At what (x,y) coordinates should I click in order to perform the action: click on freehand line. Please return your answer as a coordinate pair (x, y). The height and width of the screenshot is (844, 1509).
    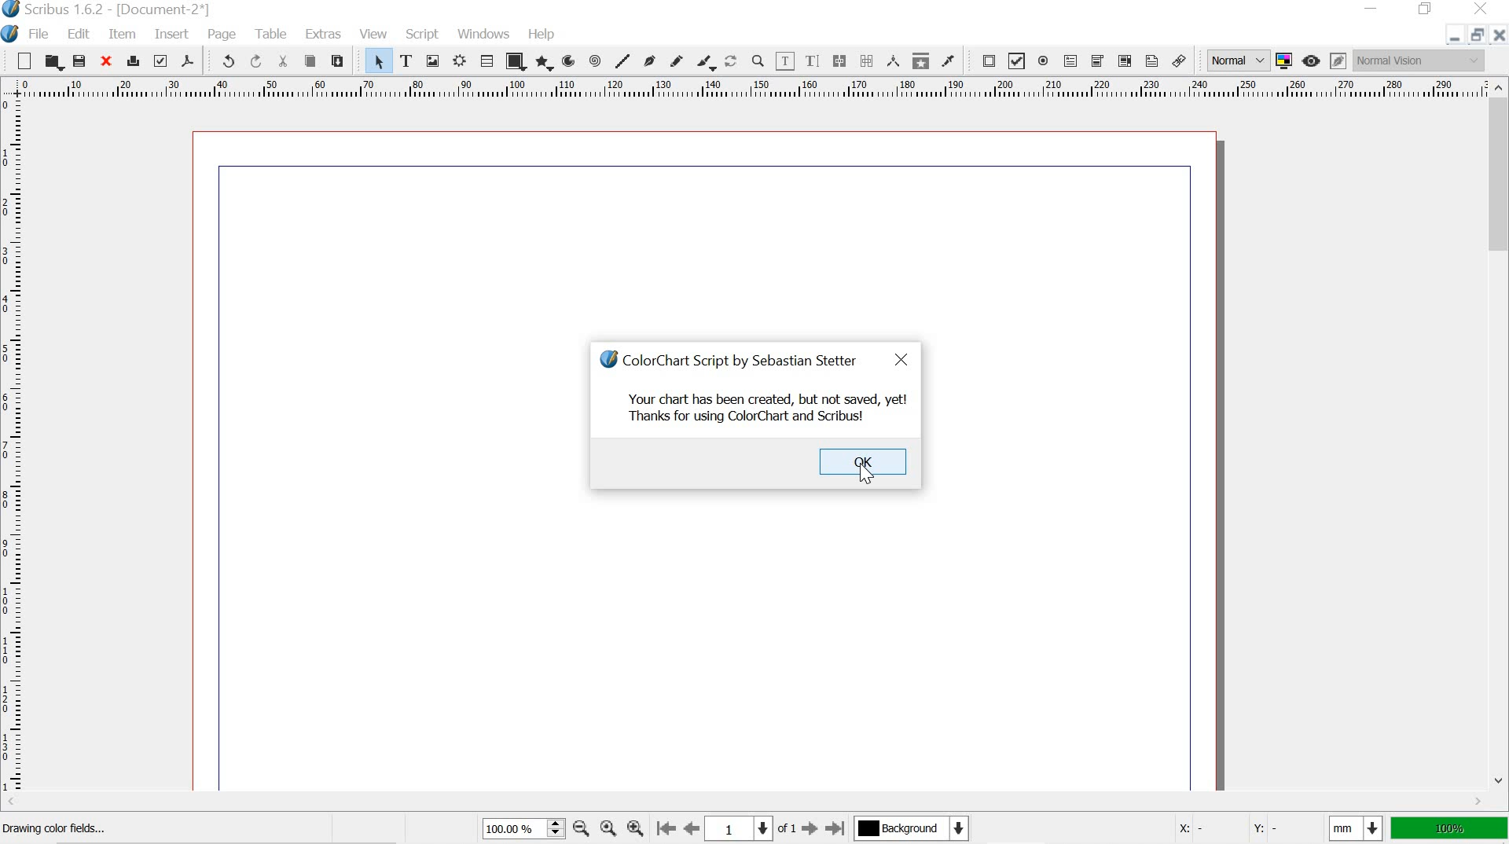
    Looking at the image, I should click on (675, 61).